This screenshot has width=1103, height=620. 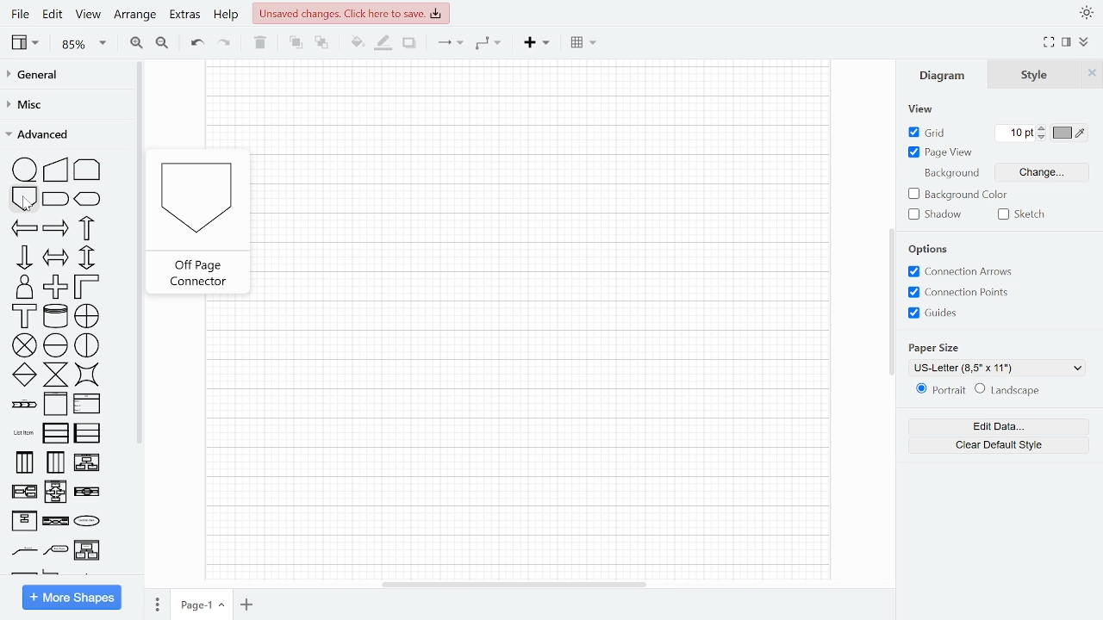 What do you see at coordinates (57, 201) in the screenshot?
I see `delay ` at bounding box center [57, 201].